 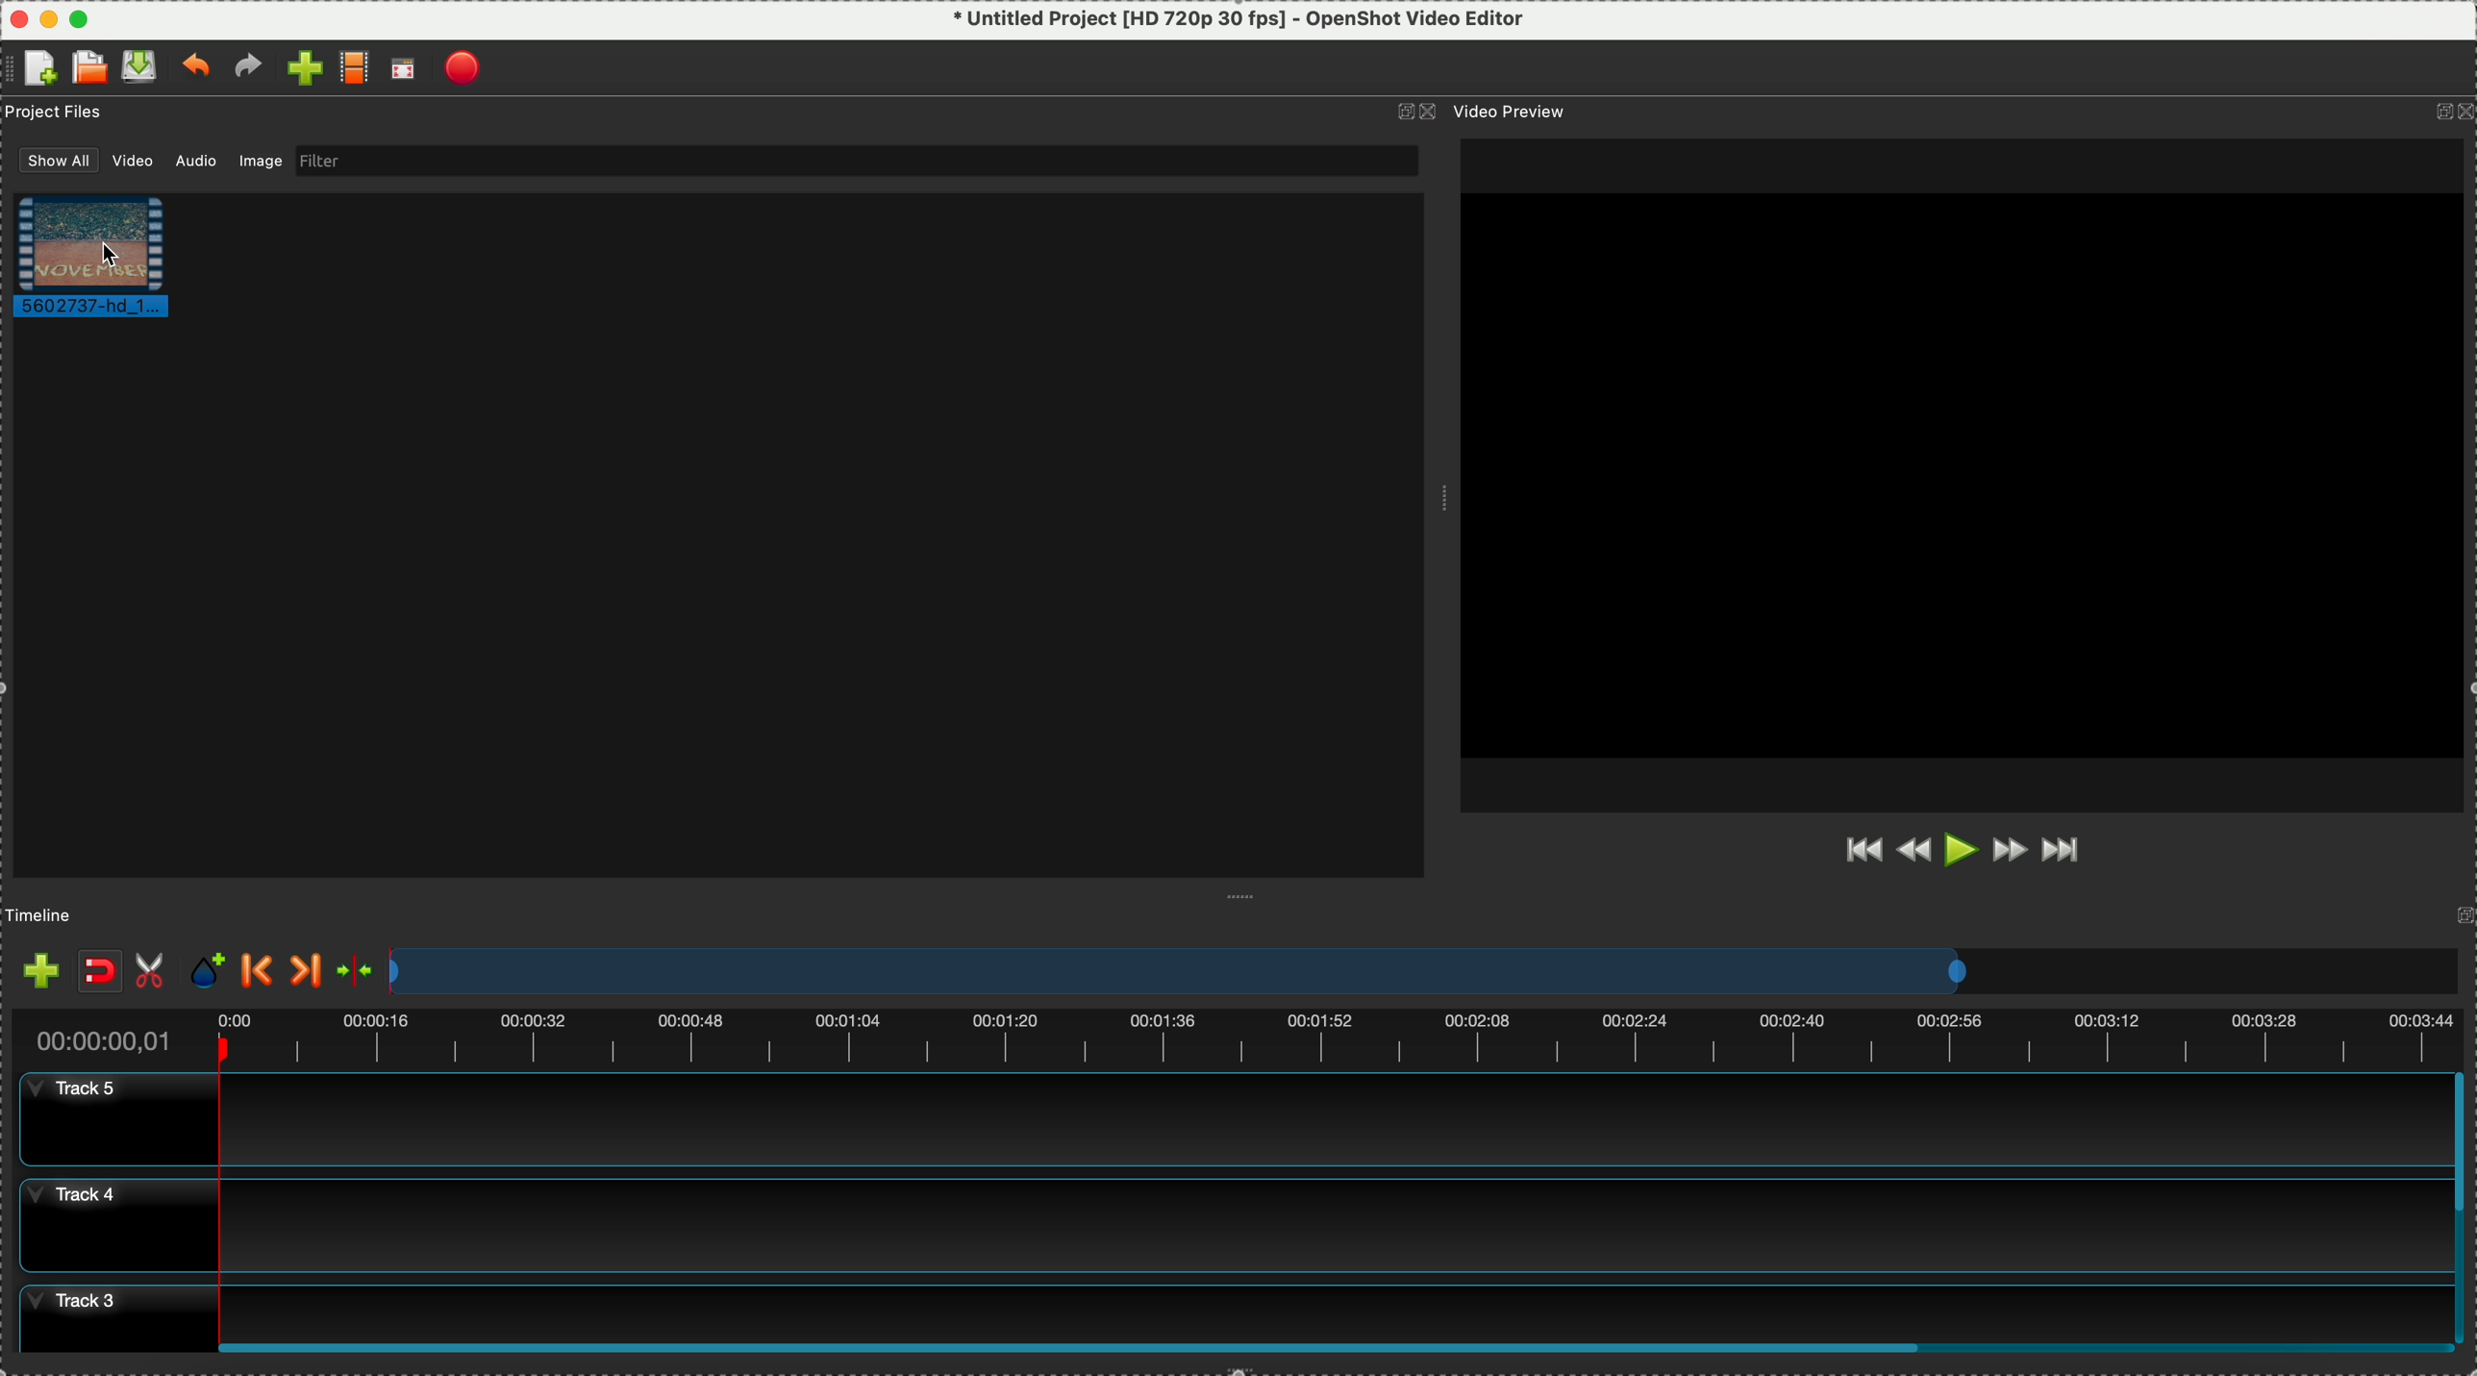 What do you see at coordinates (1442, 502) in the screenshot?
I see `Window expanding` at bounding box center [1442, 502].